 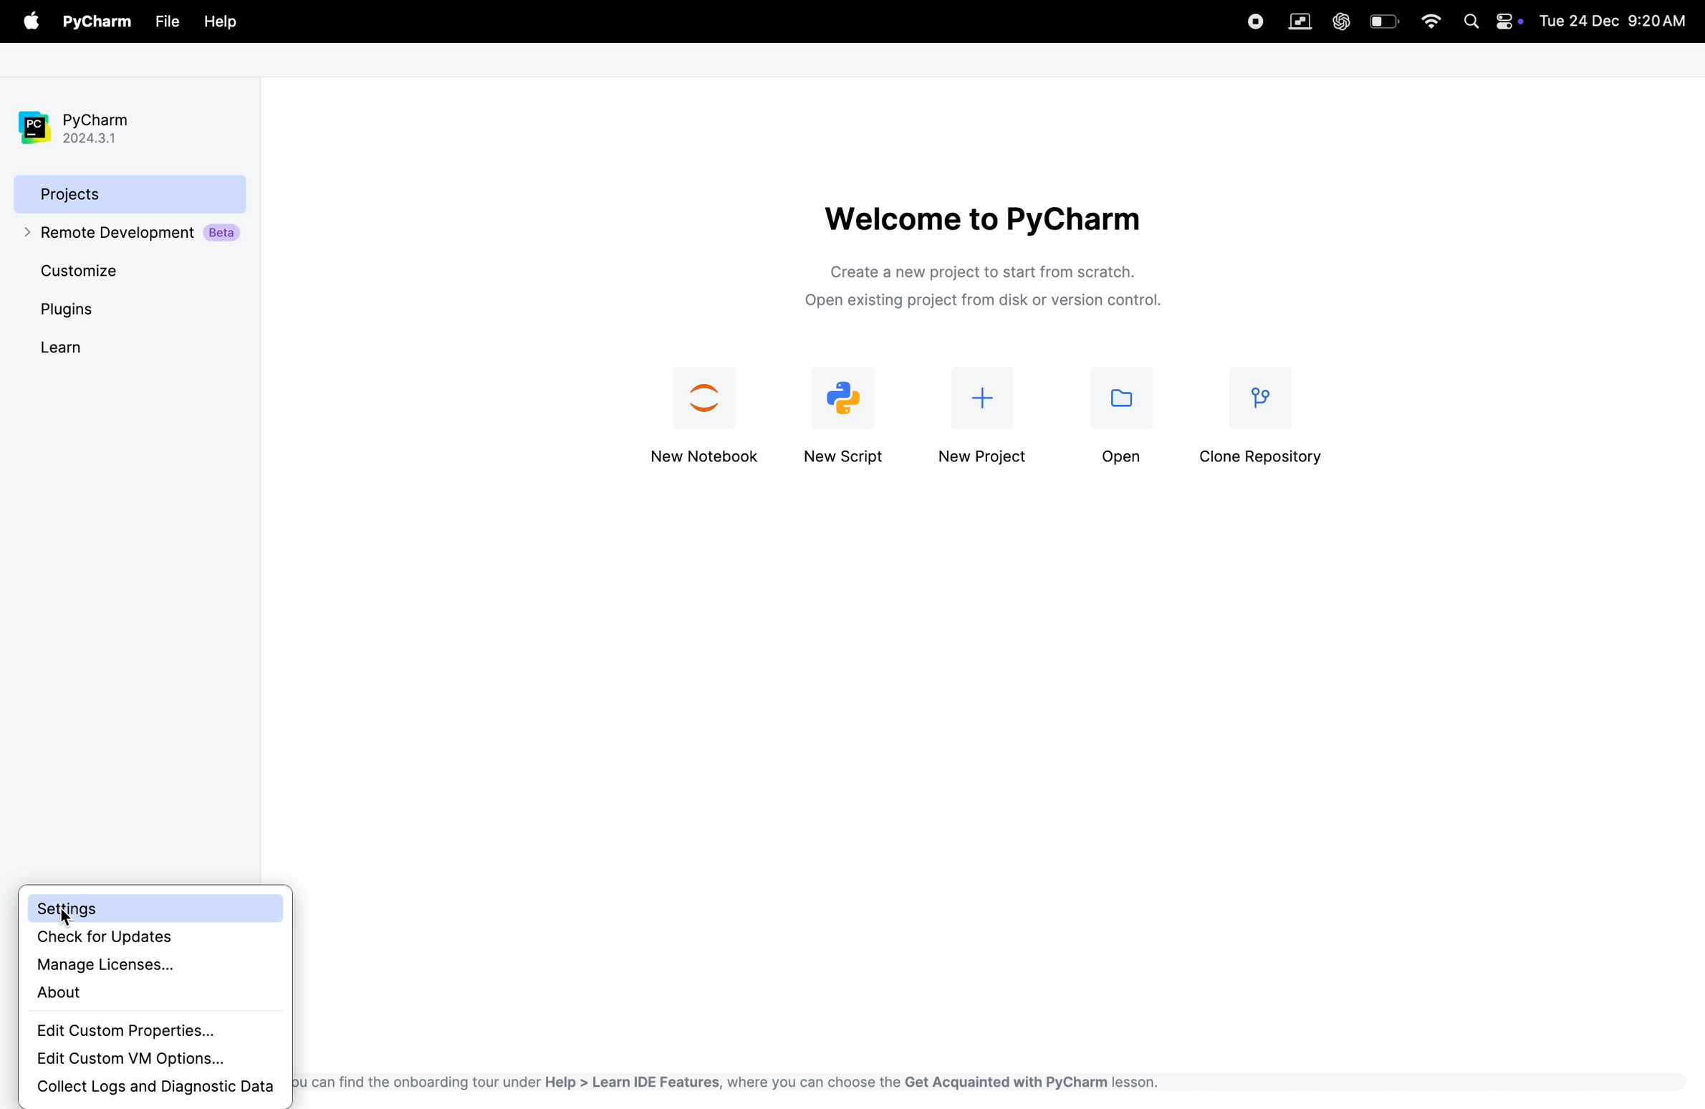 I want to click on record, so click(x=1247, y=20).